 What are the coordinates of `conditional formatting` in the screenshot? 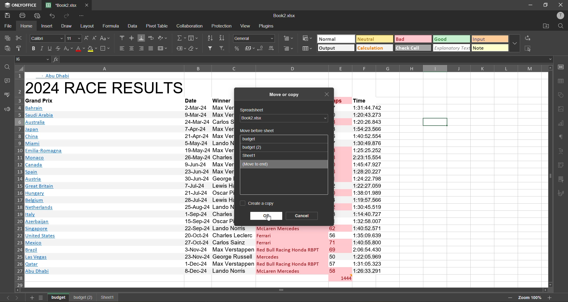 It's located at (307, 38).